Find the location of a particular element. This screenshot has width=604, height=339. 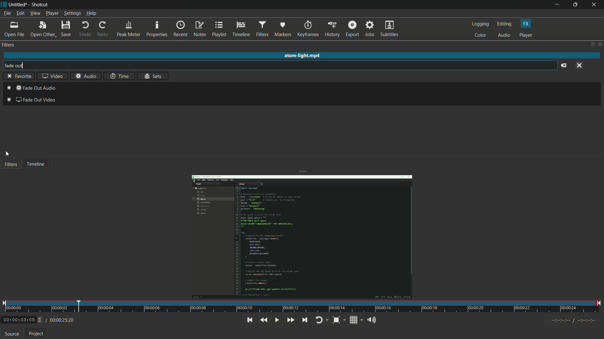

typing beam is located at coordinates (22, 66).